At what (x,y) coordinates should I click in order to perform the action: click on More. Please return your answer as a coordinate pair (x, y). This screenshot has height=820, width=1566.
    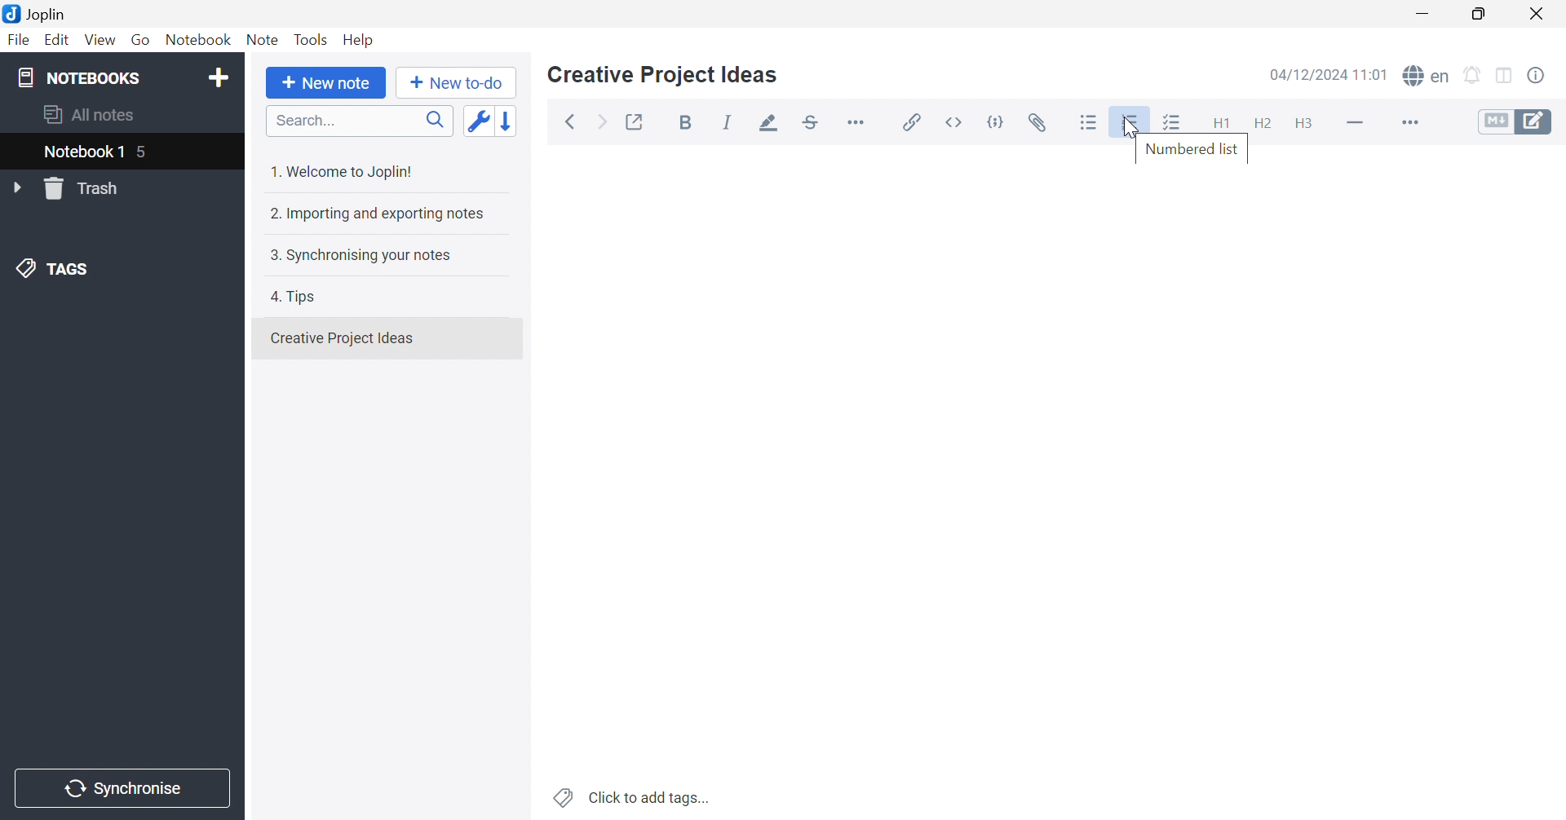
    Looking at the image, I should click on (1412, 124).